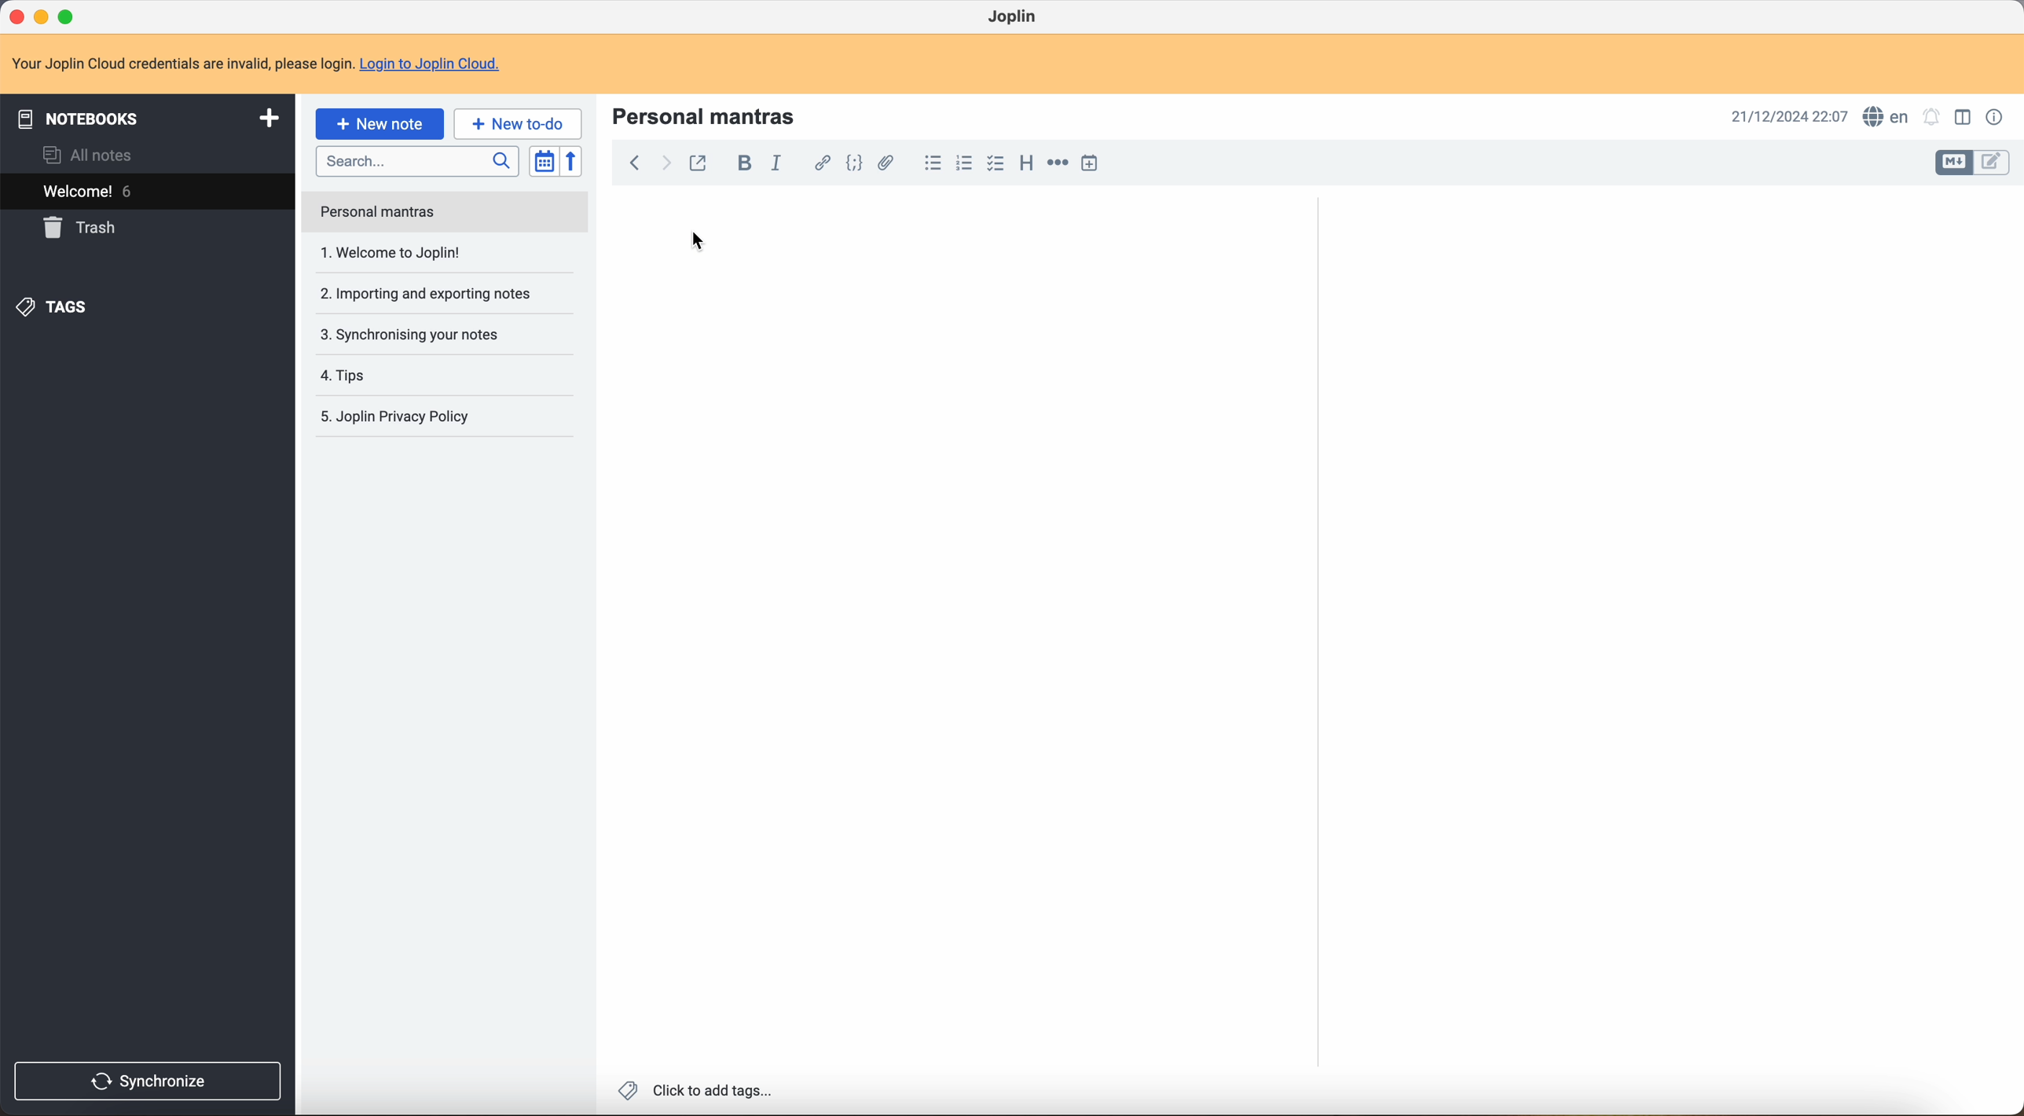 The image size is (2024, 1116). What do you see at coordinates (1956, 163) in the screenshot?
I see `toggle edit layout` at bounding box center [1956, 163].